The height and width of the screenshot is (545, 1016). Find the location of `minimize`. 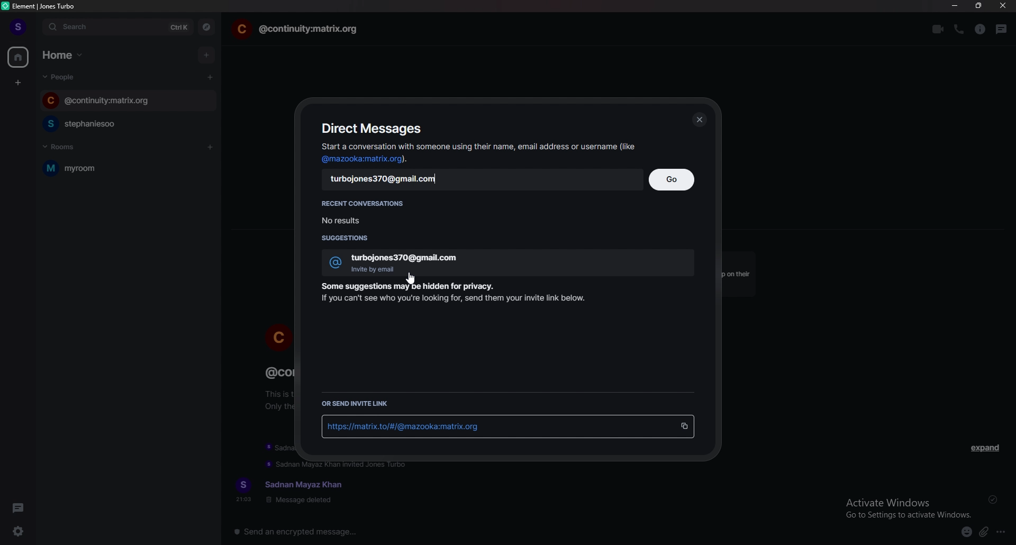

minimize is located at coordinates (955, 6).